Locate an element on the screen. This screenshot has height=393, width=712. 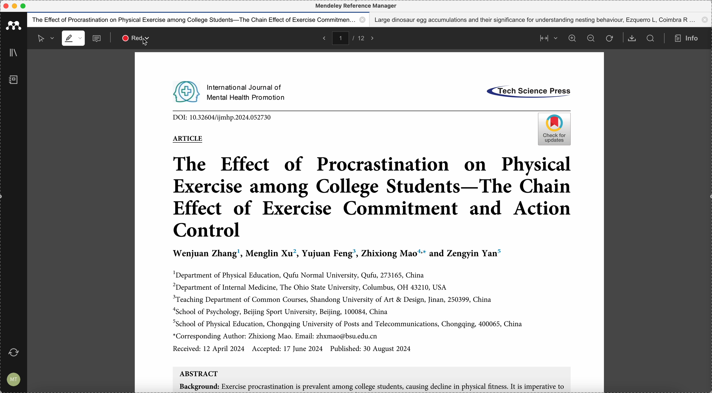
search is located at coordinates (651, 38).